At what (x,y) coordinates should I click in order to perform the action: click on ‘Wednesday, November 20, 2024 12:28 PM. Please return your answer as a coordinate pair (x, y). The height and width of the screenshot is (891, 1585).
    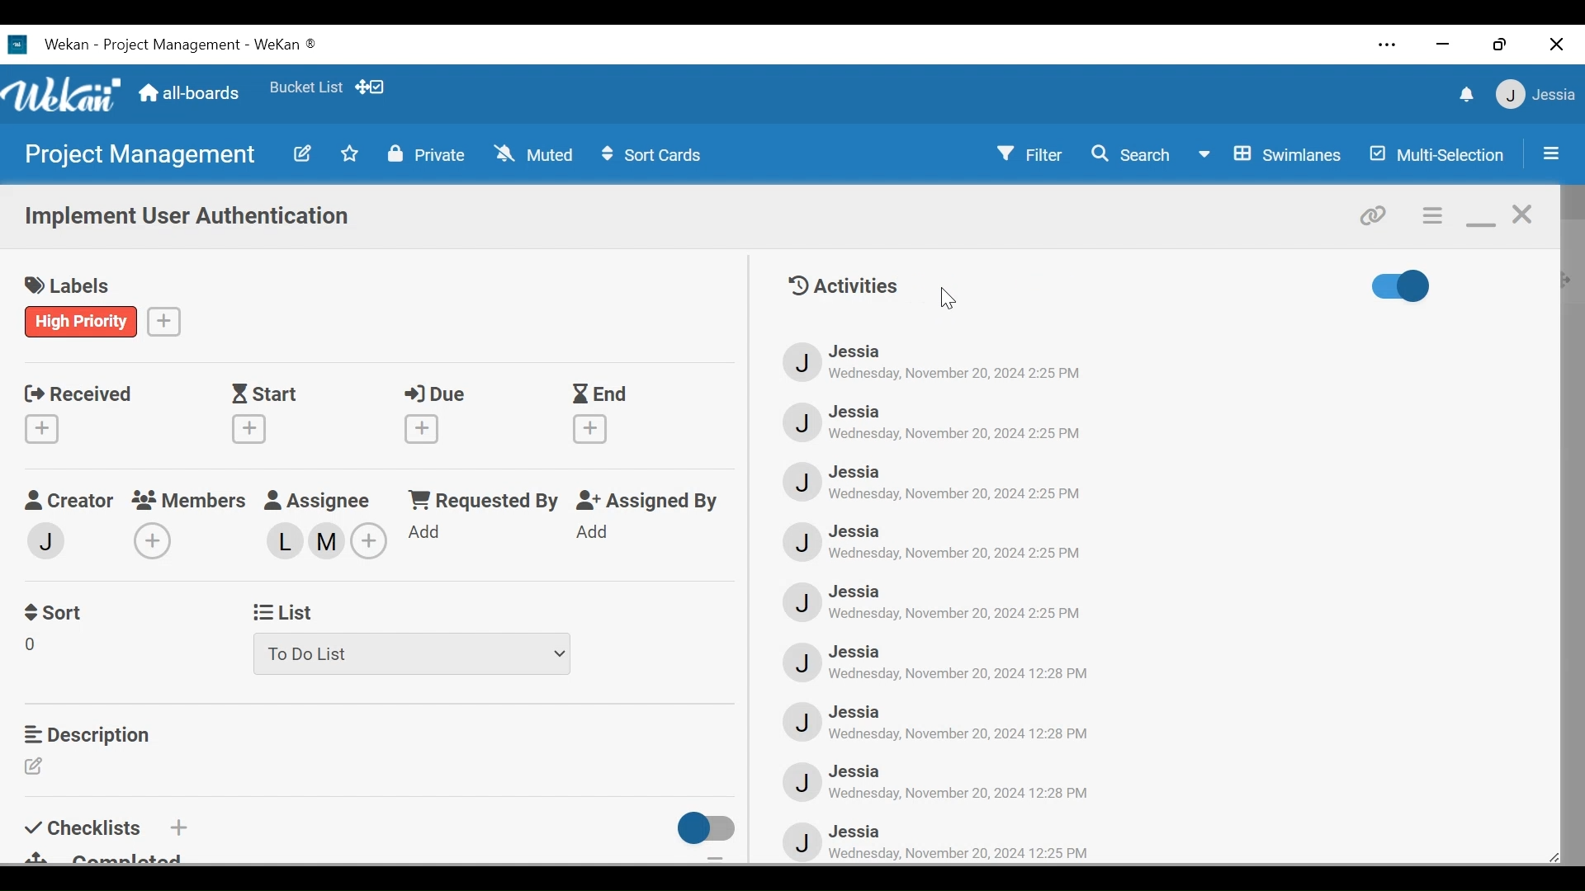
    Looking at the image, I should click on (981, 794).